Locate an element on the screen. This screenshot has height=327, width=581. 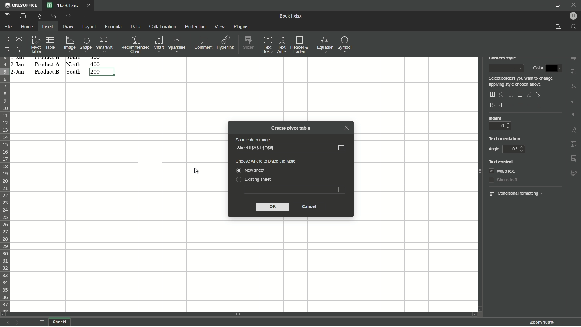
text control is located at coordinates (502, 162).